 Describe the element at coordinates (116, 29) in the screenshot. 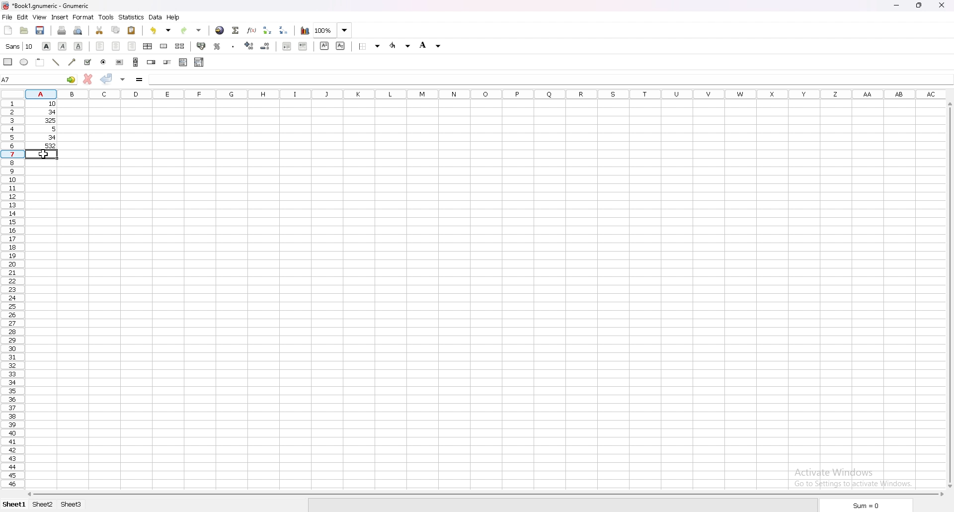

I see `copy` at that location.